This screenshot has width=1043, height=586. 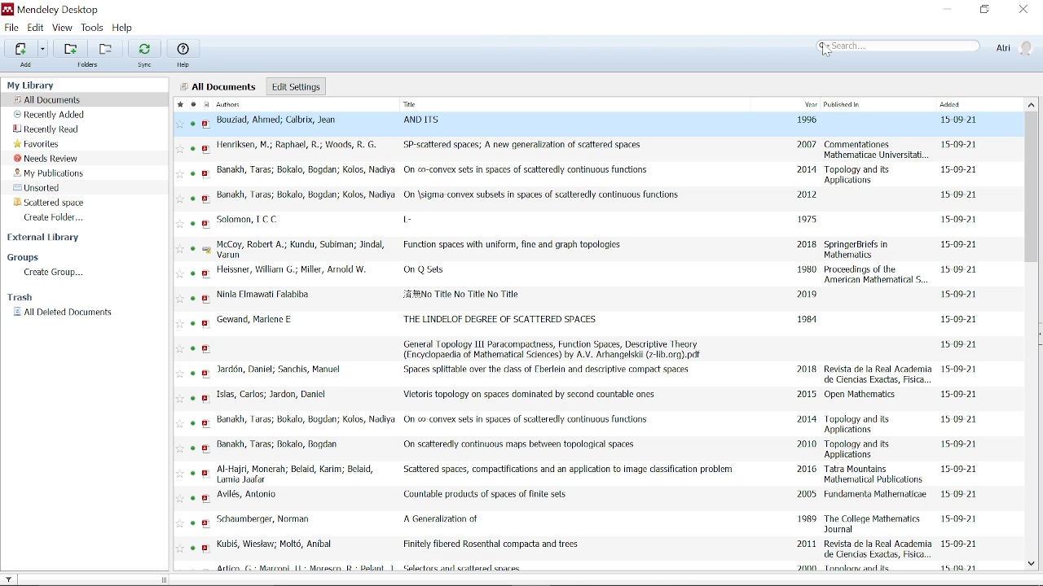 What do you see at coordinates (180, 523) in the screenshot?
I see `Add to favorite` at bounding box center [180, 523].